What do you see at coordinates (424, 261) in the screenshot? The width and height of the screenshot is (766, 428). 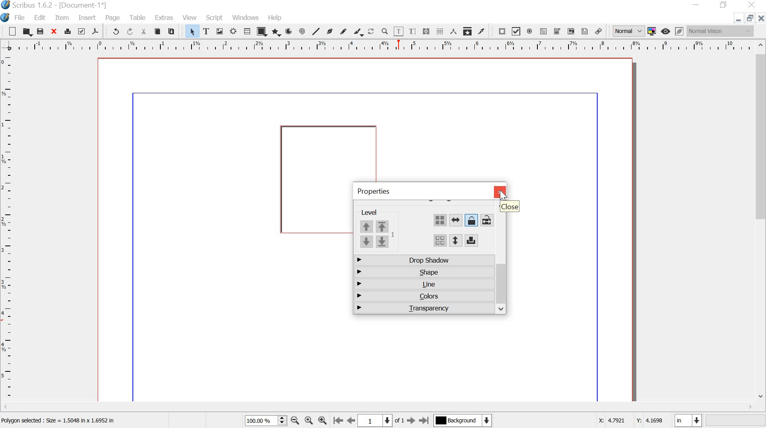 I see `drop shadow` at bounding box center [424, 261].